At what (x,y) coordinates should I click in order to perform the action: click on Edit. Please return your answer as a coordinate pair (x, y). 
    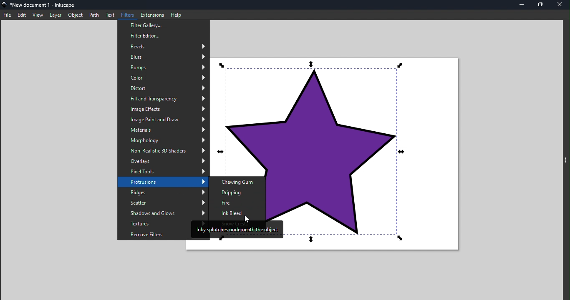
    Looking at the image, I should click on (22, 15).